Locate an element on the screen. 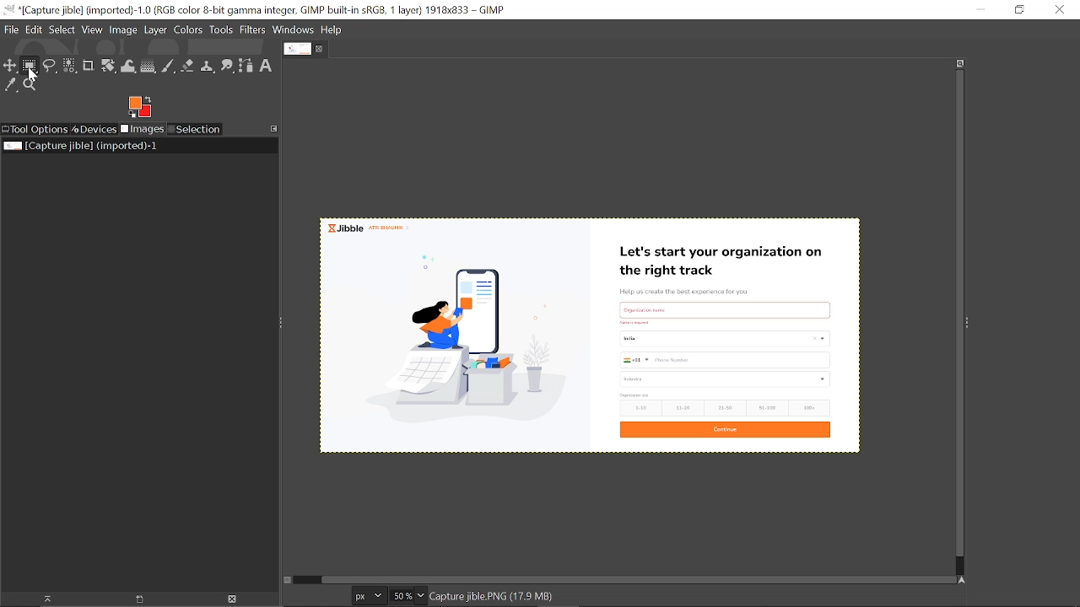  Zoom tool is located at coordinates (31, 86).